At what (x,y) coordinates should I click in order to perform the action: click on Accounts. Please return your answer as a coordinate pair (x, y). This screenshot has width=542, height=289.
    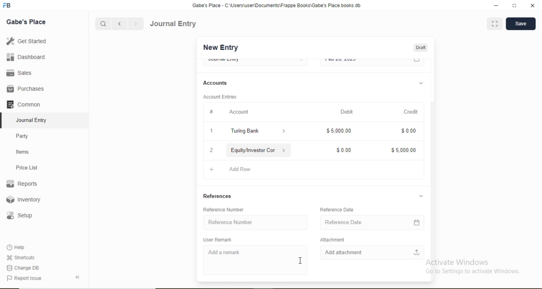
    Looking at the image, I should click on (215, 83).